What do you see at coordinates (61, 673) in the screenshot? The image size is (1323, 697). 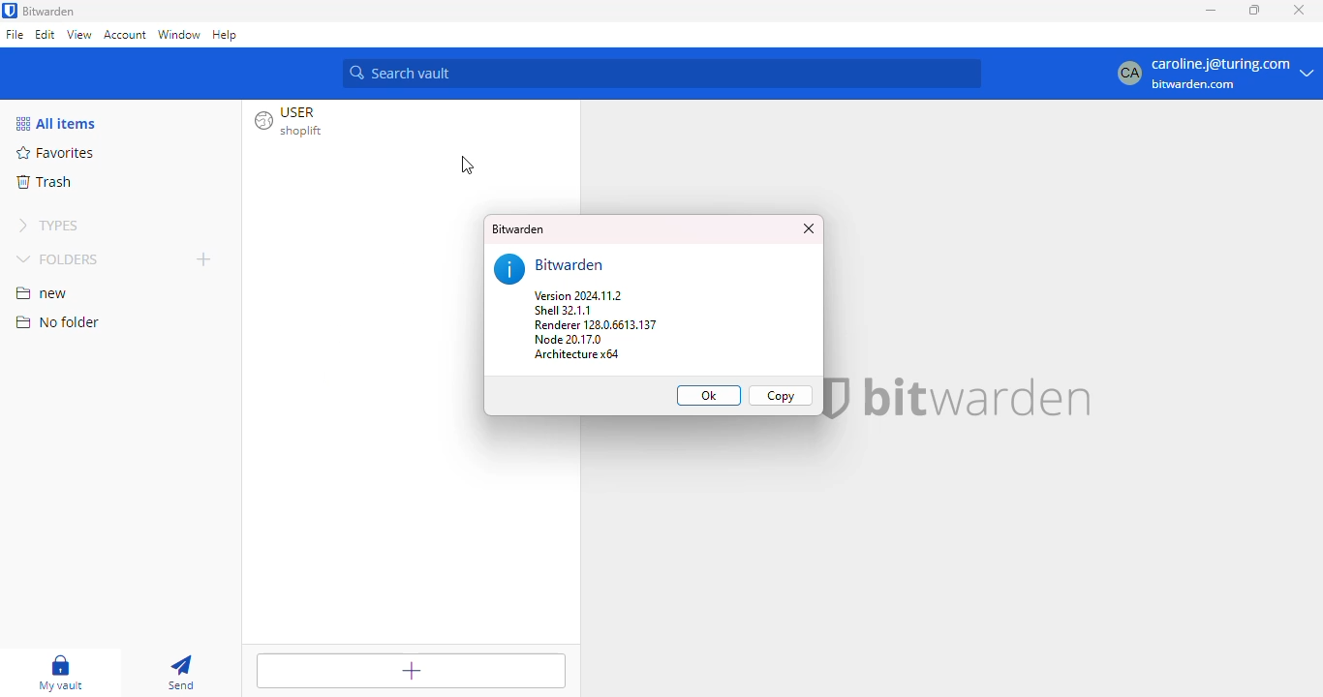 I see `my vault` at bounding box center [61, 673].